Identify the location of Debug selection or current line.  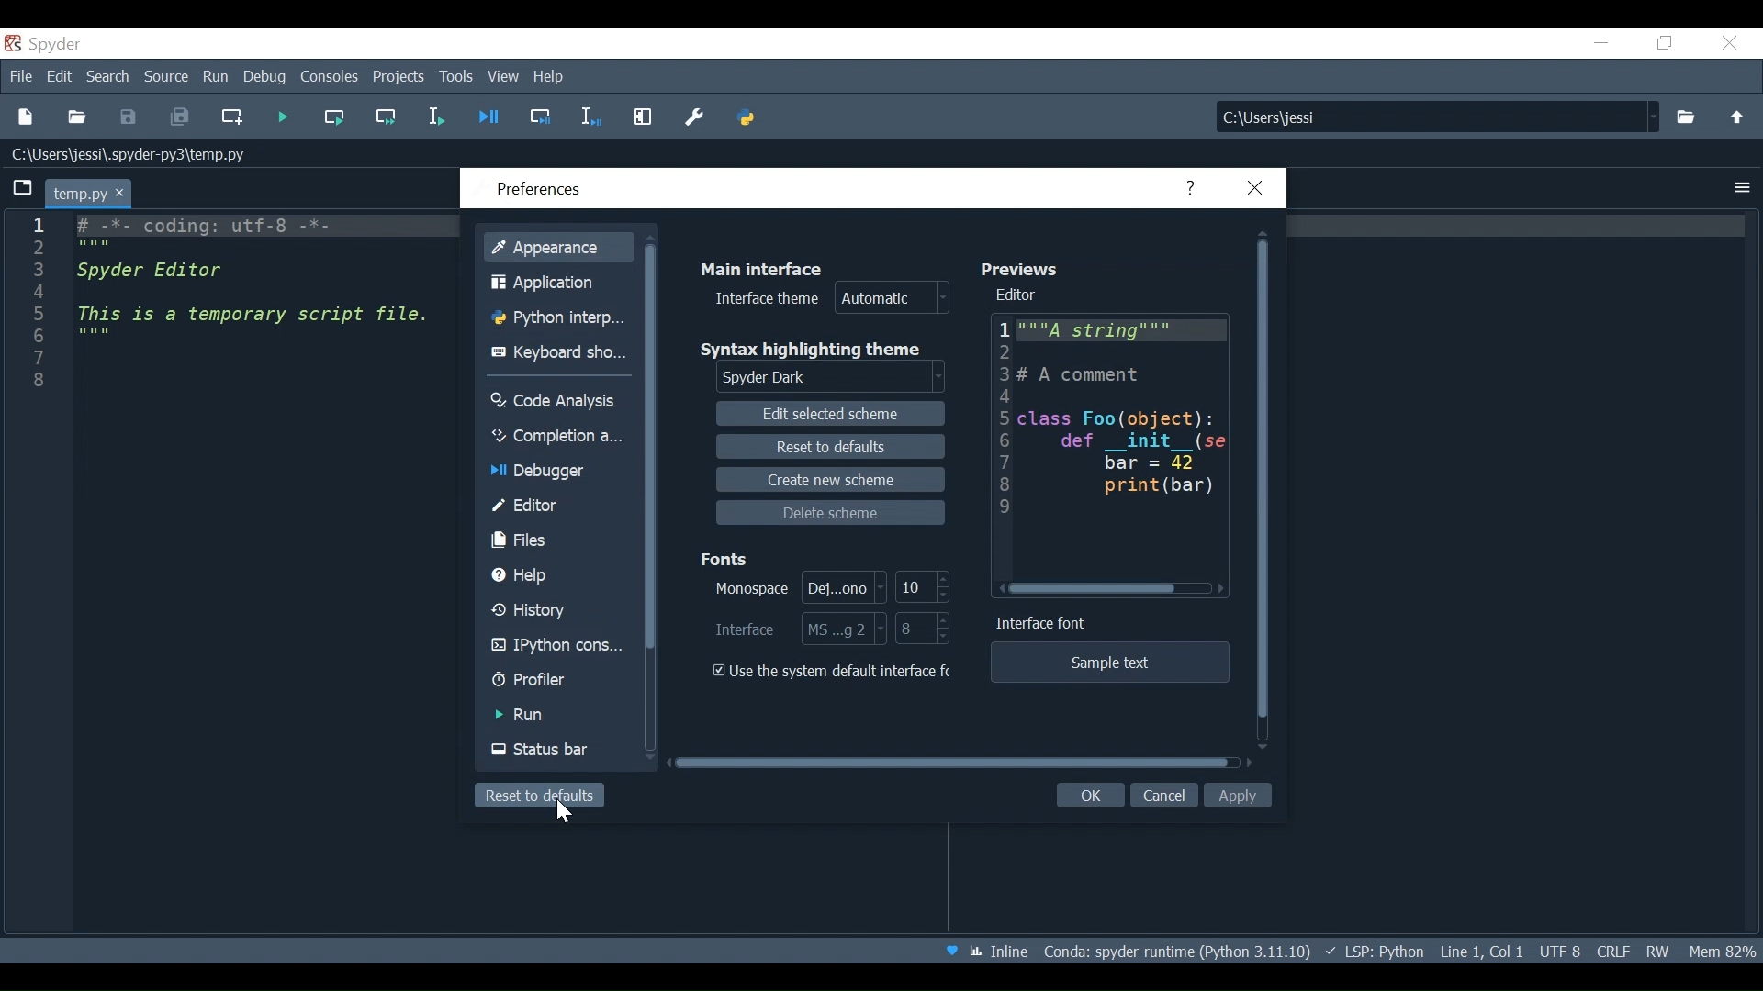
(589, 119).